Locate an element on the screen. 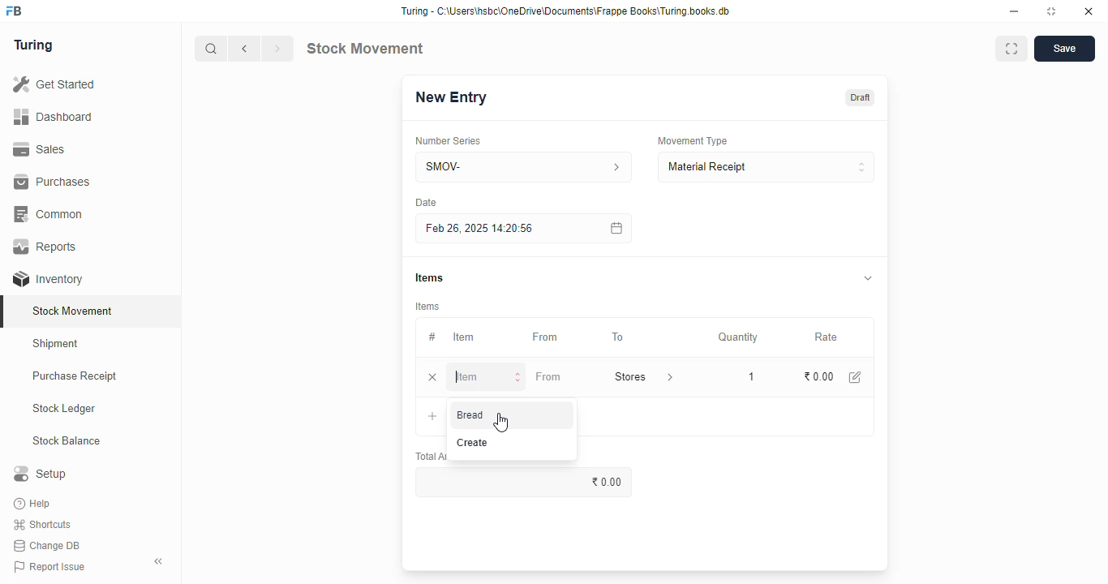 This screenshot has height=584, width=1108. create is located at coordinates (474, 443).